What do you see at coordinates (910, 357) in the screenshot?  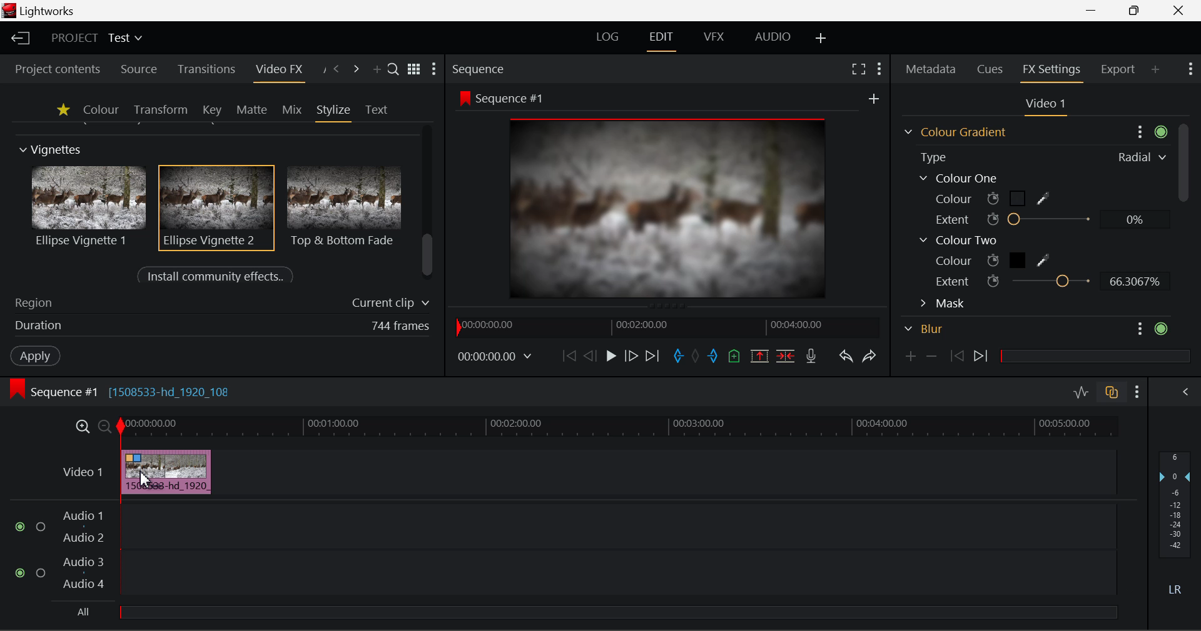 I see `Add keyframe` at bounding box center [910, 357].